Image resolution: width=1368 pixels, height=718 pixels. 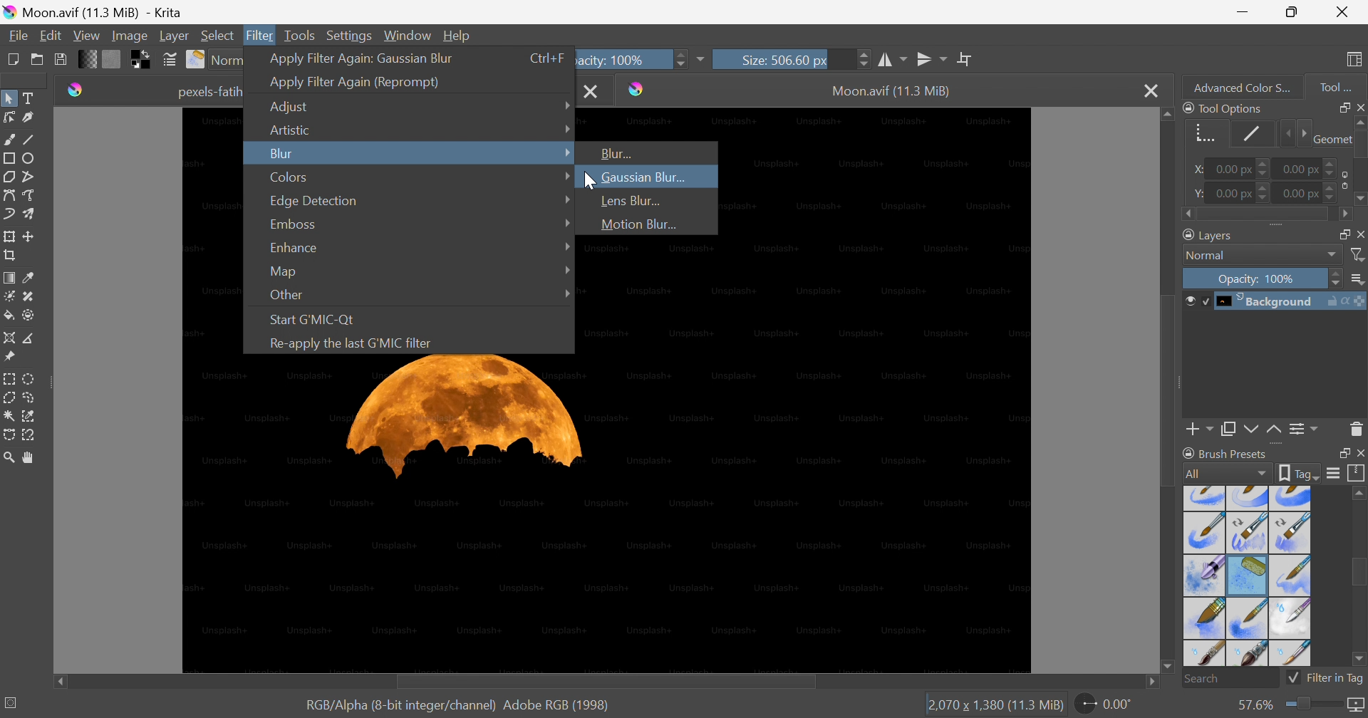 I want to click on Map, so click(x=281, y=271).